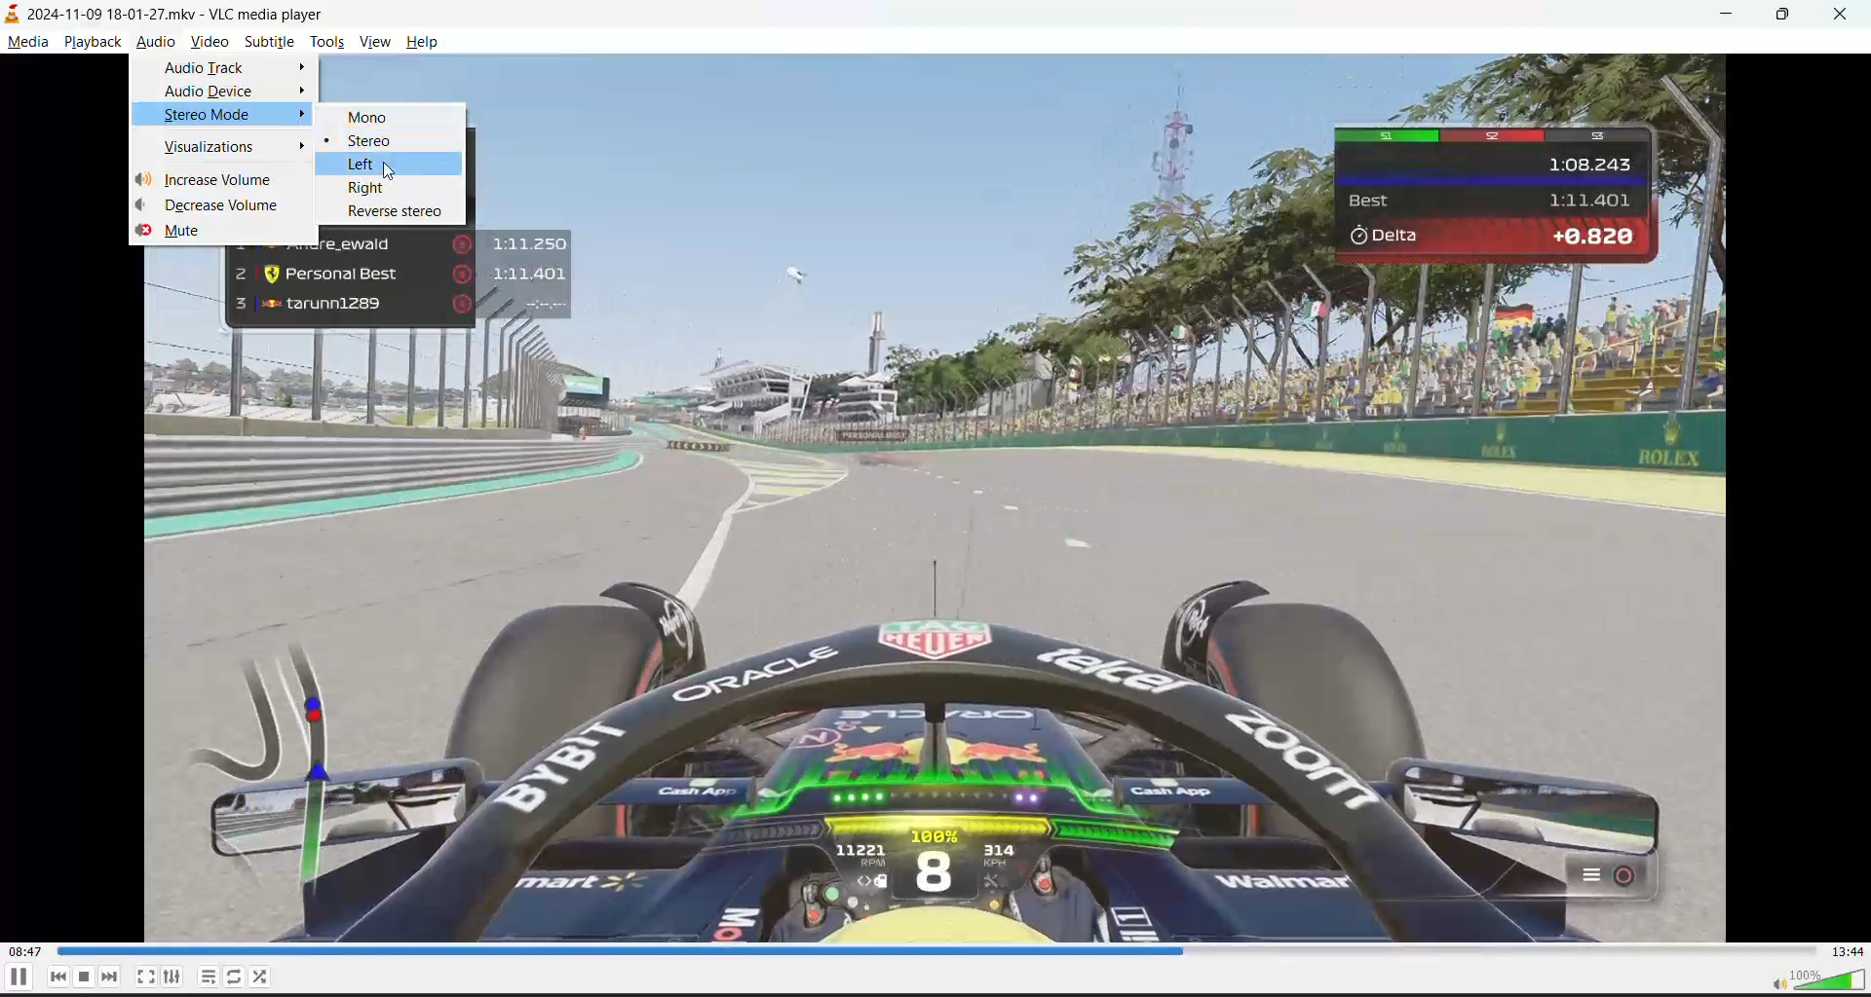 Image resolution: width=1871 pixels, height=997 pixels. I want to click on close, so click(1849, 13).